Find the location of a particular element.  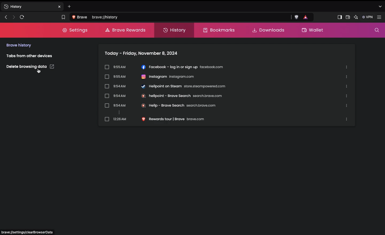

Refresh page is located at coordinates (22, 17).